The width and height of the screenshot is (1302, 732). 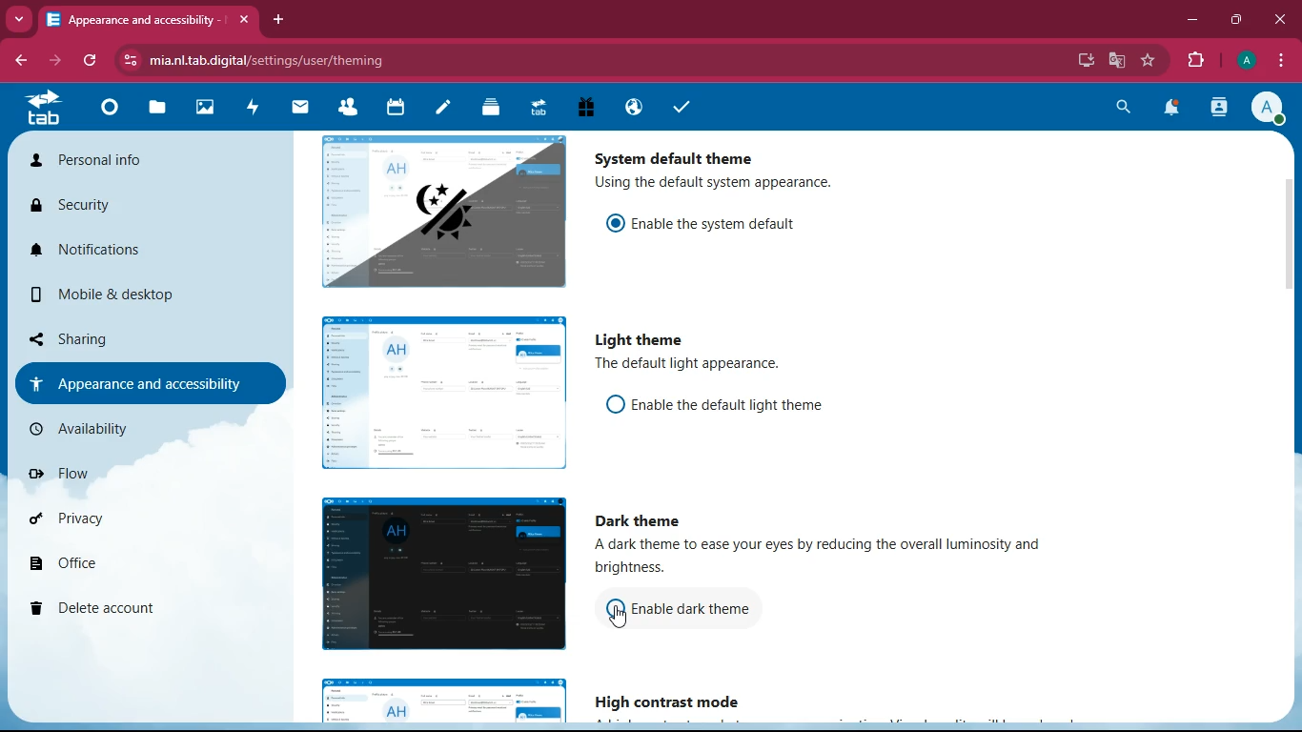 What do you see at coordinates (712, 610) in the screenshot?
I see `enable` at bounding box center [712, 610].